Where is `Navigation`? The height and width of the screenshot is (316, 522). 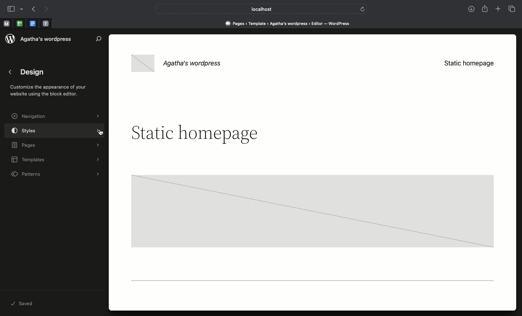 Navigation is located at coordinates (55, 116).